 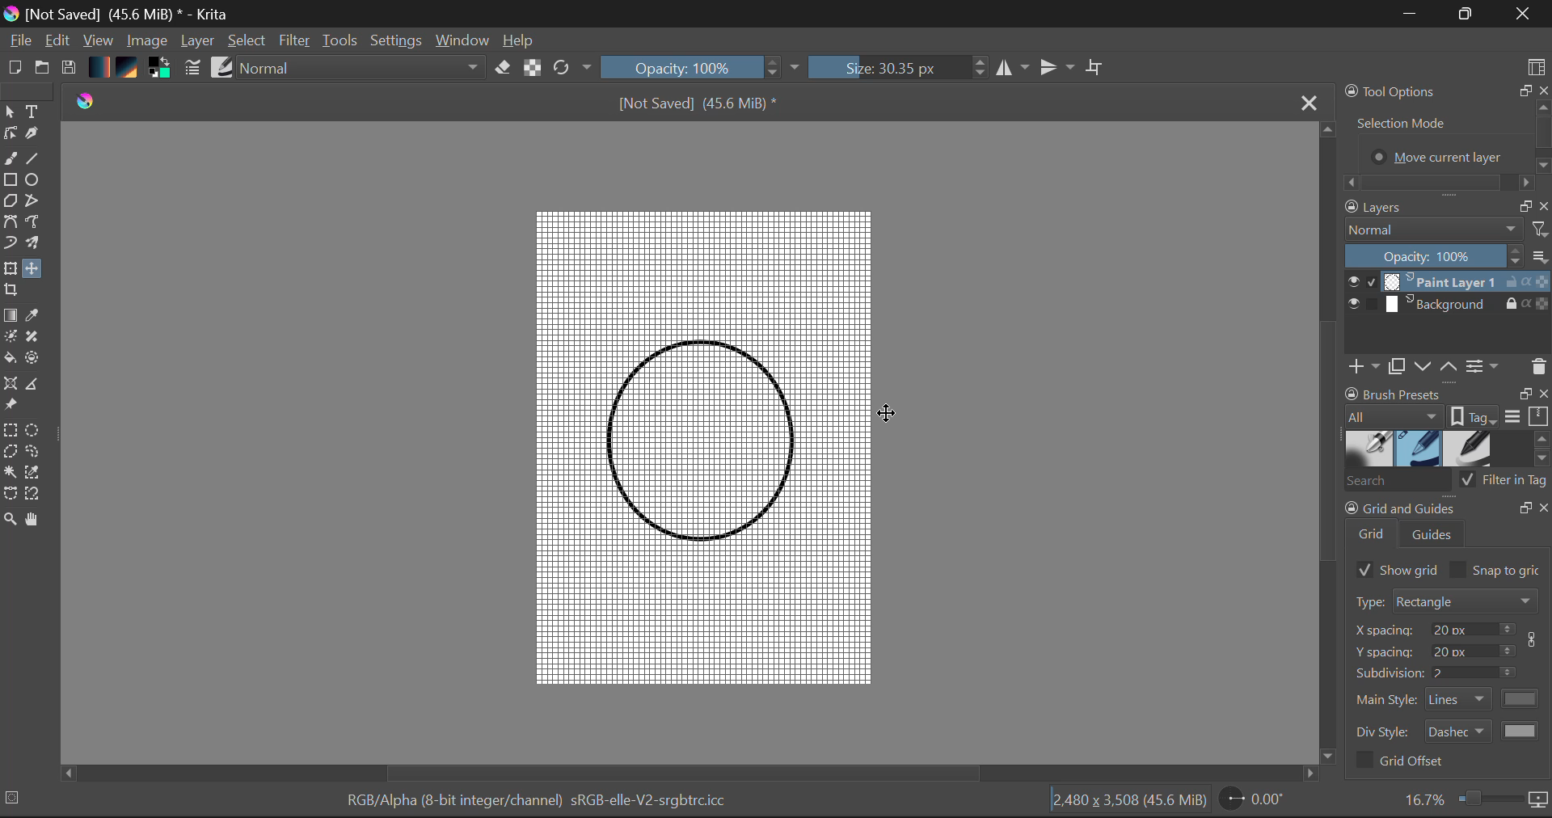 What do you see at coordinates (35, 429) in the screenshot?
I see `Elipses Selection Tool` at bounding box center [35, 429].